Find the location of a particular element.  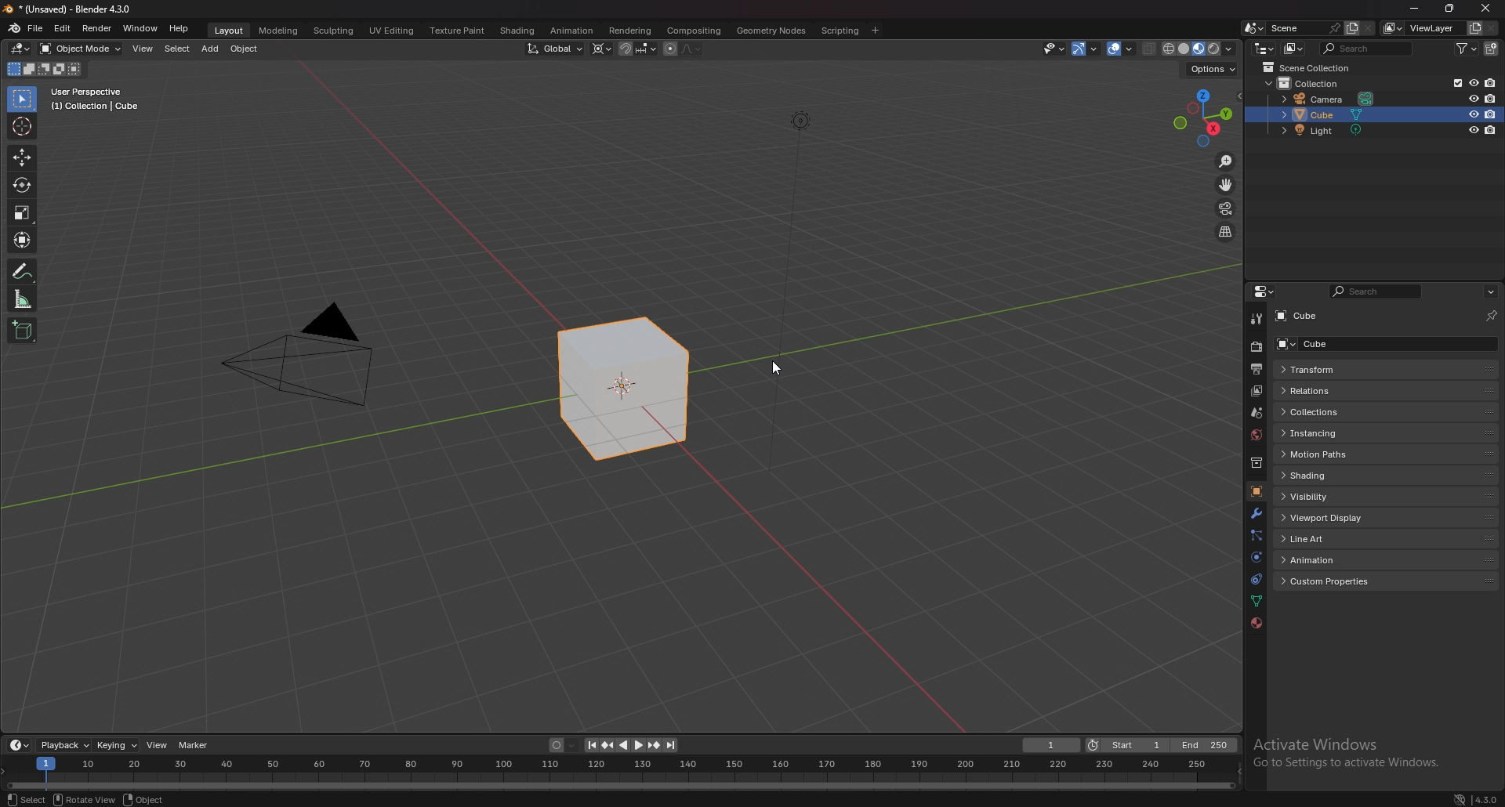

editor type is located at coordinates (20, 49).